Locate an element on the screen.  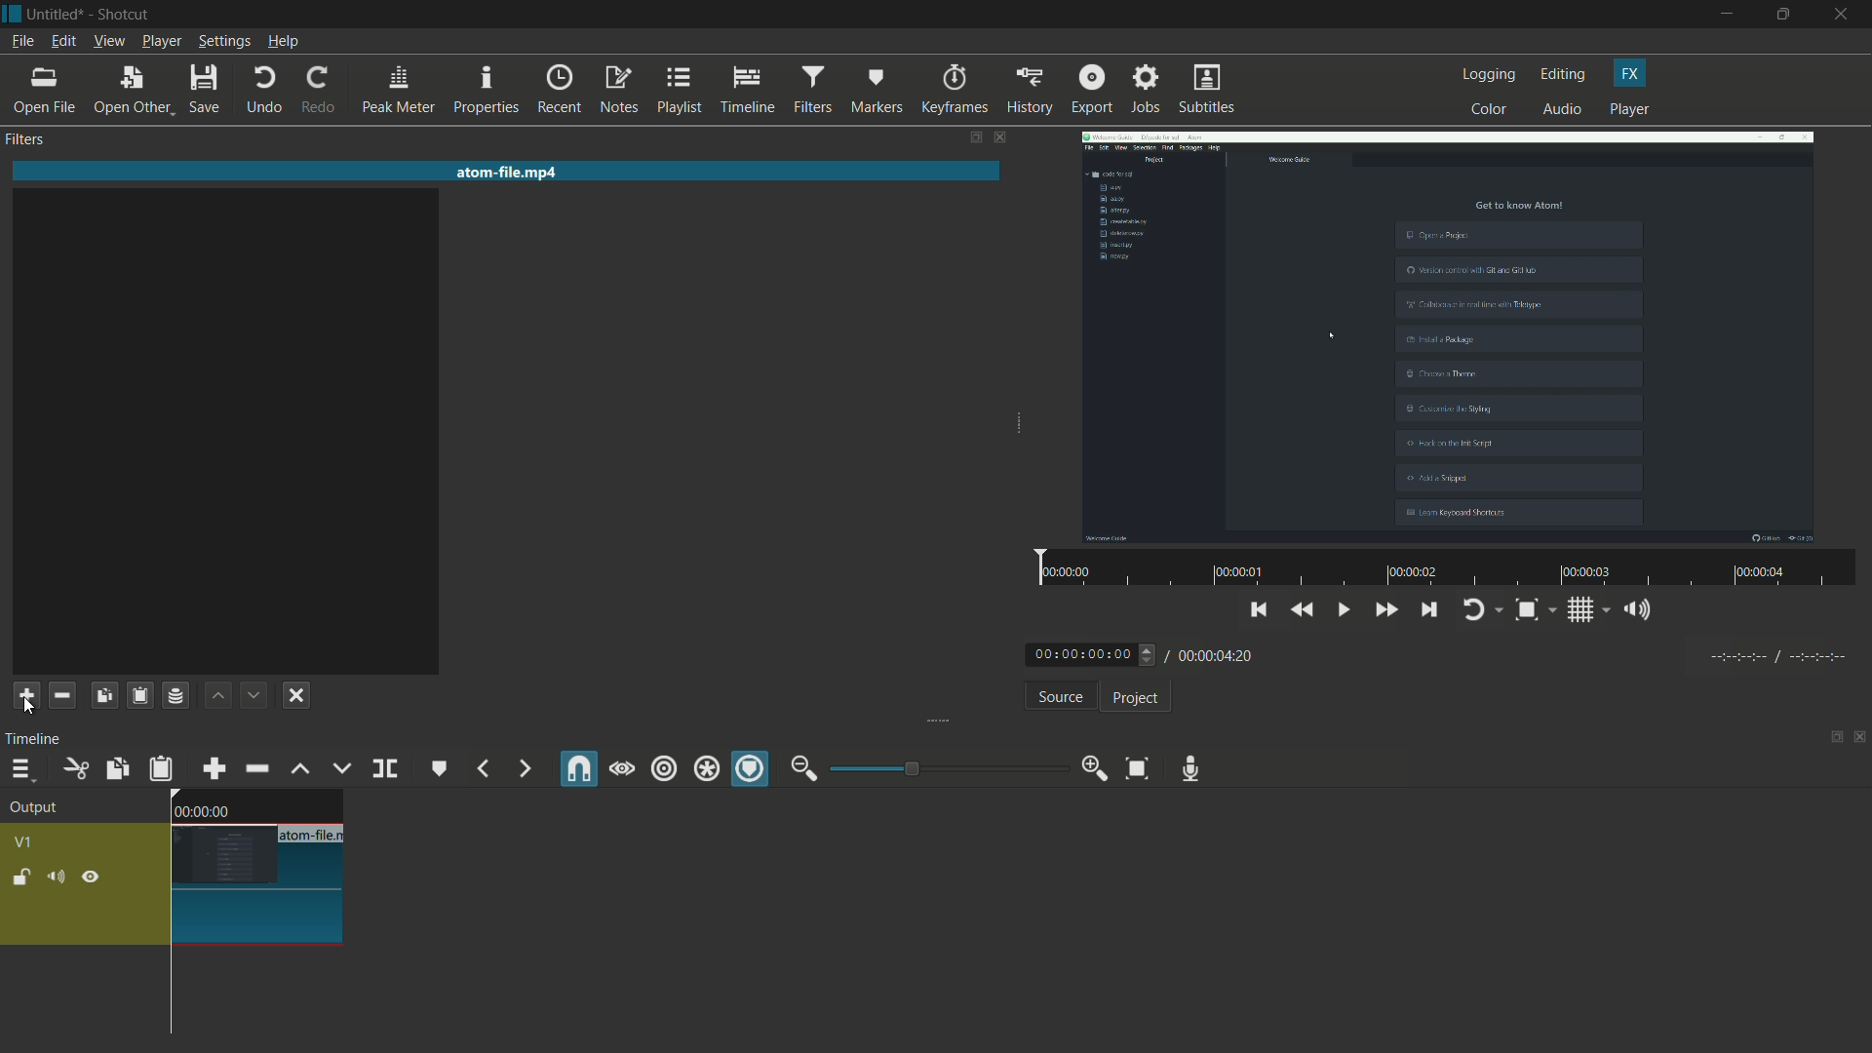
split at playhead is located at coordinates (387, 770).